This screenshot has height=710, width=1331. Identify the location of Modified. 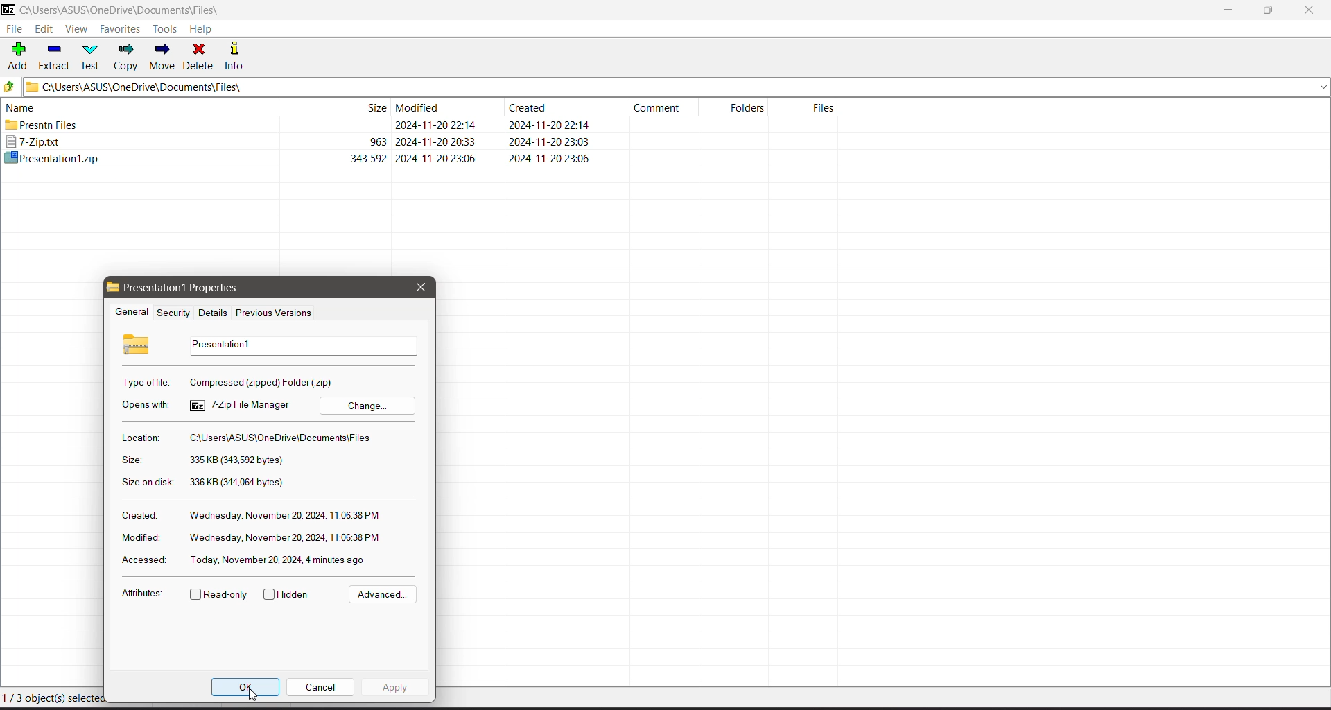
(139, 537).